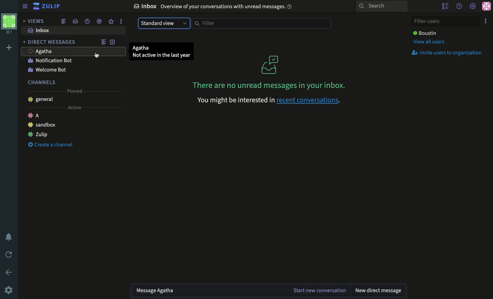 The height and width of the screenshot is (299, 493). Describe the element at coordinates (460, 6) in the screenshot. I see `Help` at that location.